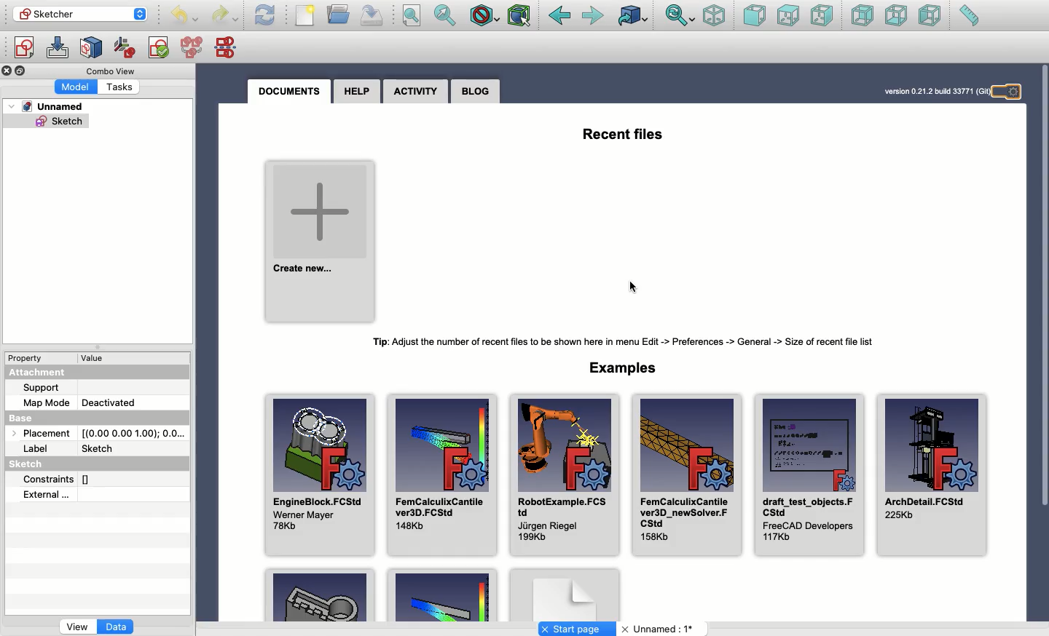 This screenshot has width=1049, height=636. What do you see at coordinates (25, 419) in the screenshot?
I see `Base` at bounding box center [25, 419].